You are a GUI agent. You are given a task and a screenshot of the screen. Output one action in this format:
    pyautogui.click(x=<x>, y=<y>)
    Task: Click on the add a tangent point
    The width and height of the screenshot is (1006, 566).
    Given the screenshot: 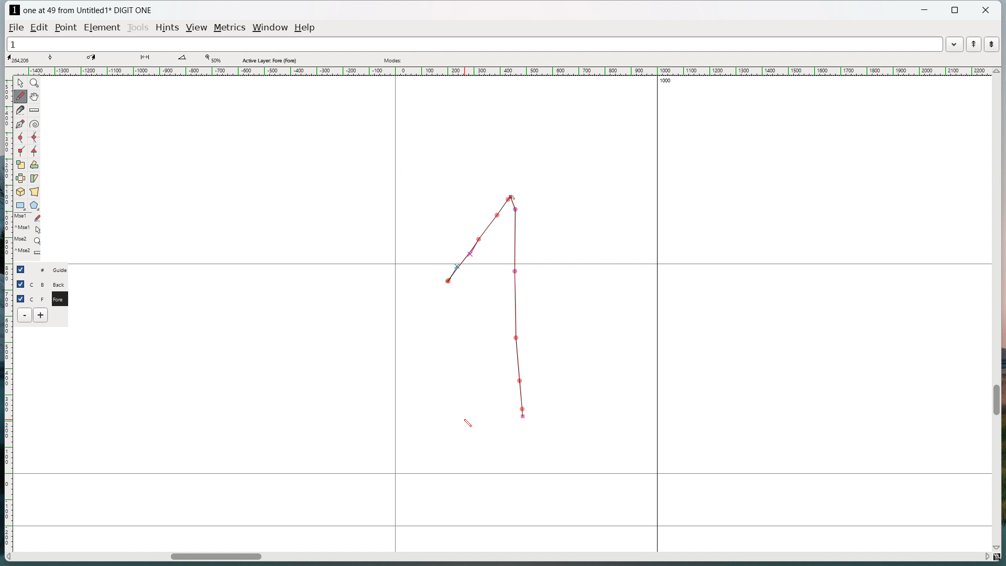 What is the action you would take?
    pyautogui.click(x=34, y=151)
    